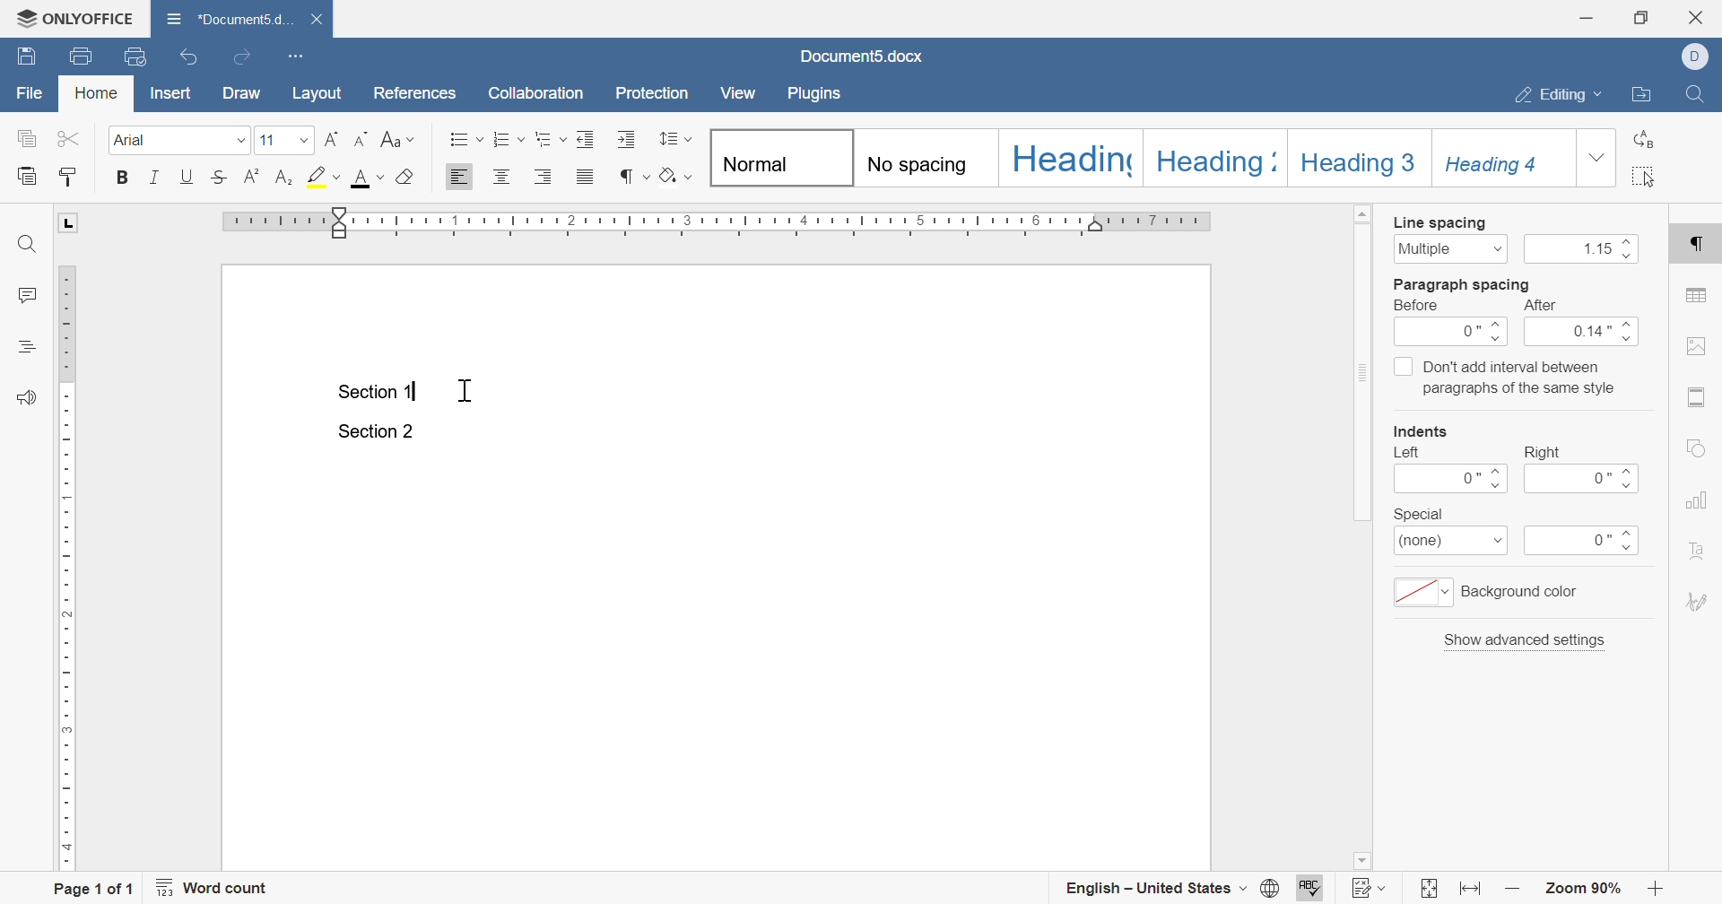 This screenshot has width=1722, height=904. What do you see at coordinates (267, 141) in the screenshot?
I see `font size` at bounding box center [267, 141].